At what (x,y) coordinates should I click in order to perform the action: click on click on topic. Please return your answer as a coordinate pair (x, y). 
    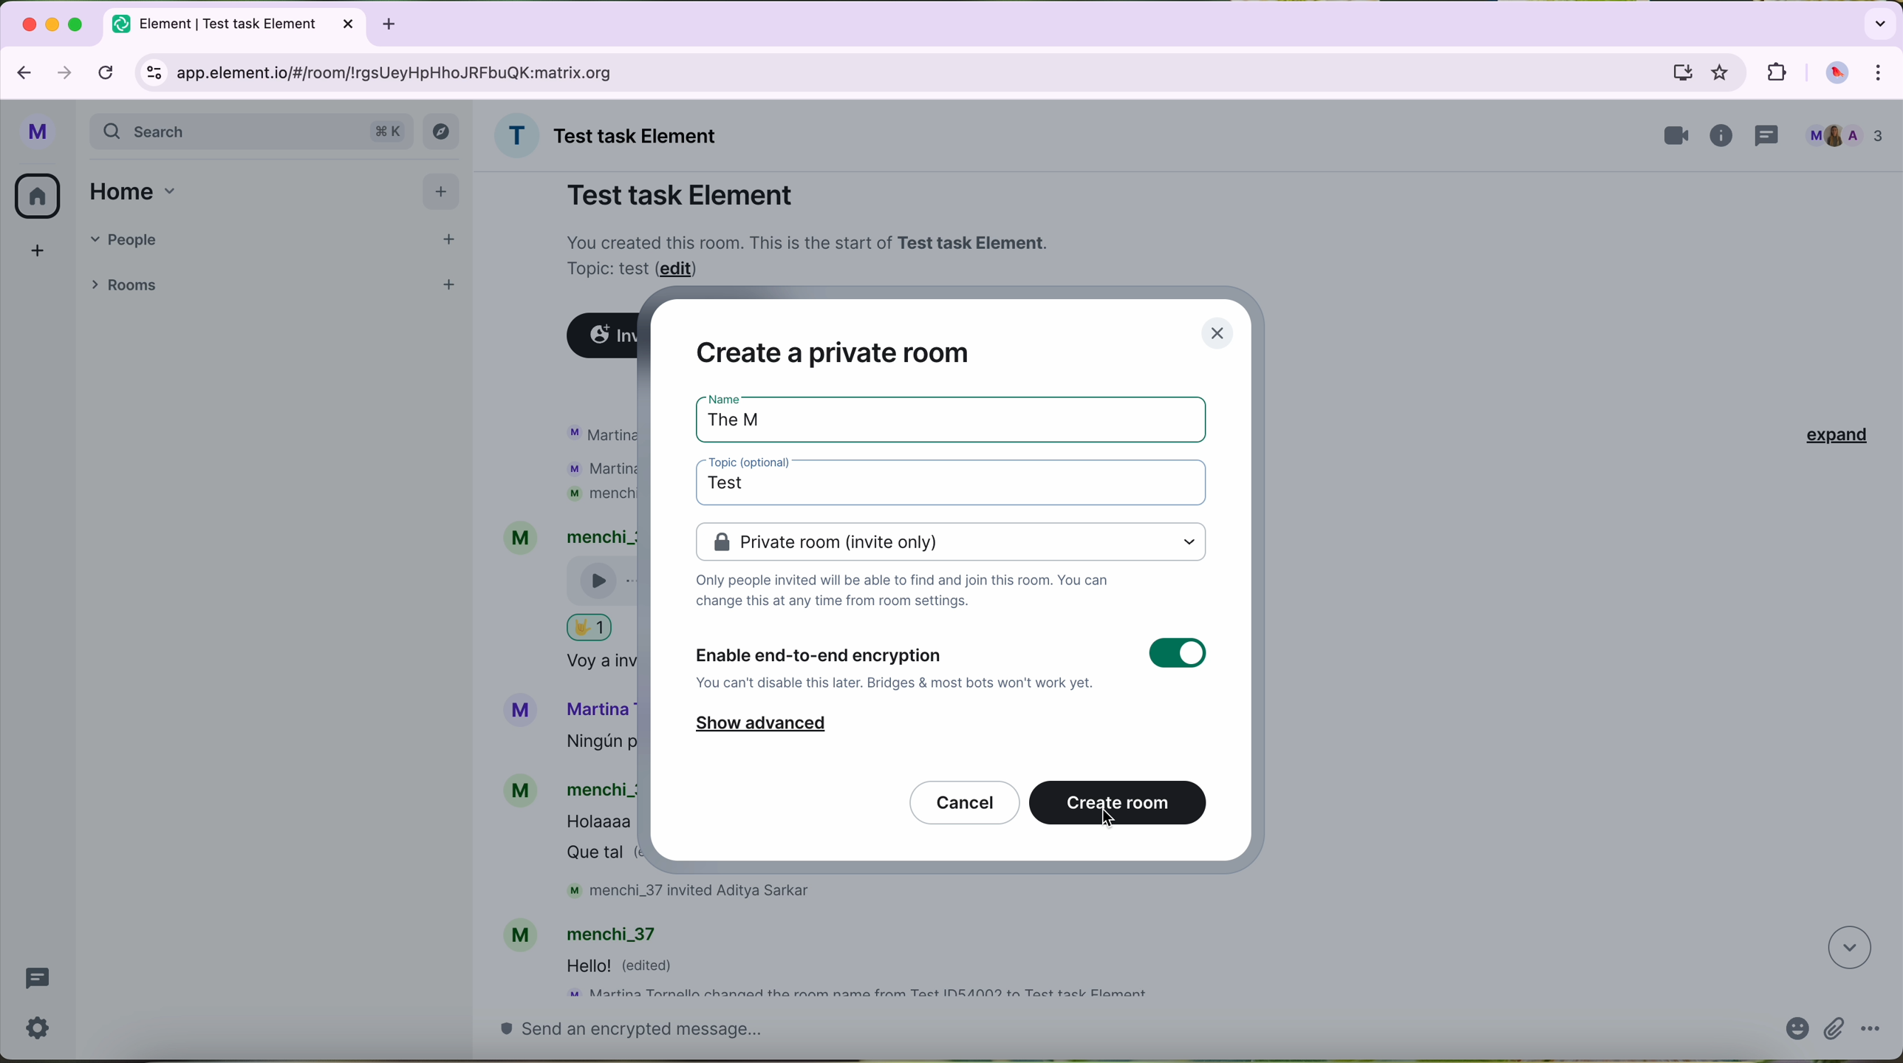
    Looking at the image, I should click on (956, 485).